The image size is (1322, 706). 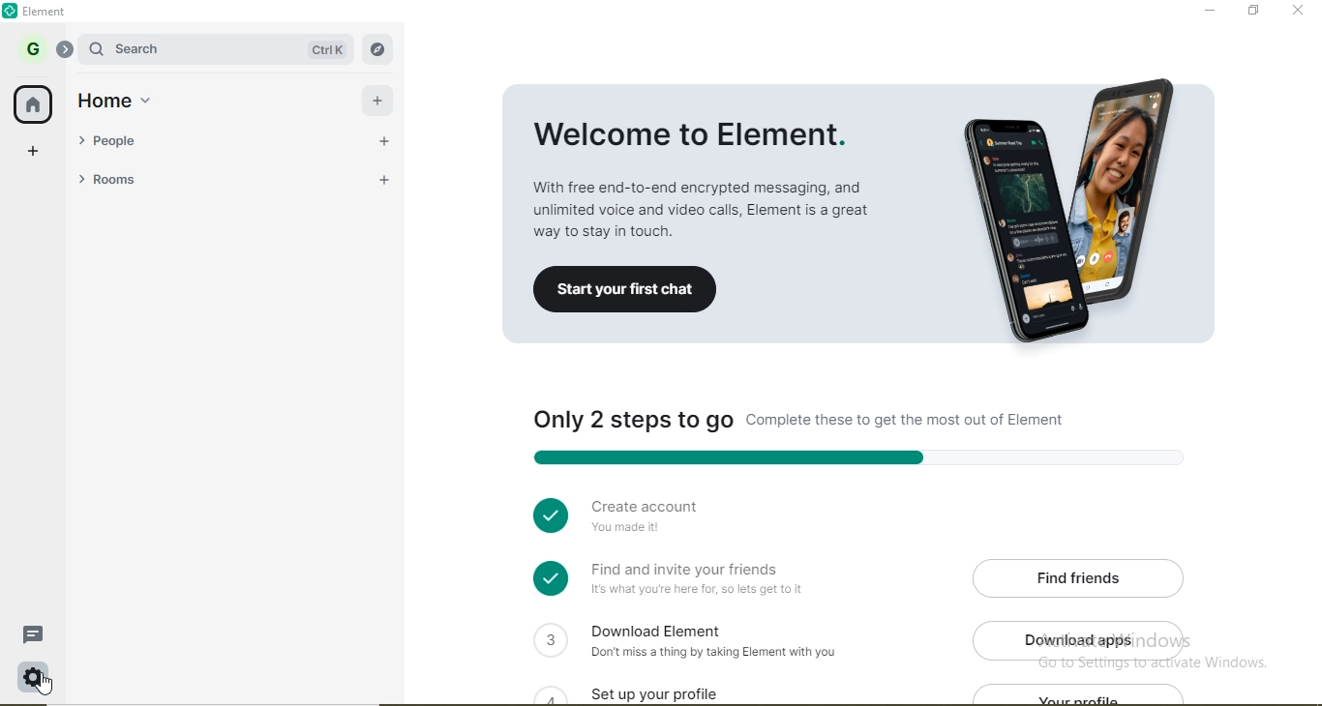 What do you see at coordinates (160, 180) in the screenshot?
I see `Rooms` at bounding box center [160, 180].